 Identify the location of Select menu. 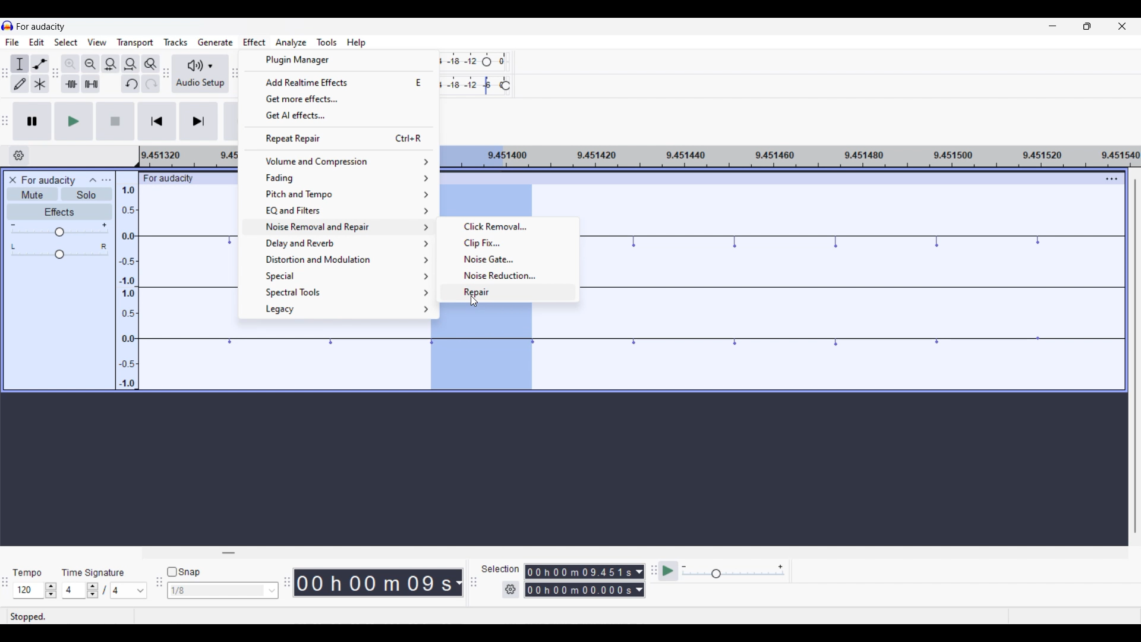
(67, 42).